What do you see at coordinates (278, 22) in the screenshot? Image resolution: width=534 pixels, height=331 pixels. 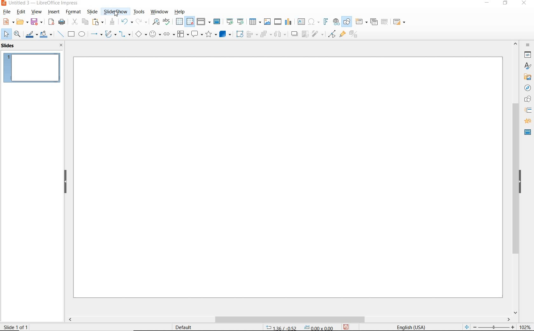 I see `INSERT VIDEO` at bounding box center [278, 22].